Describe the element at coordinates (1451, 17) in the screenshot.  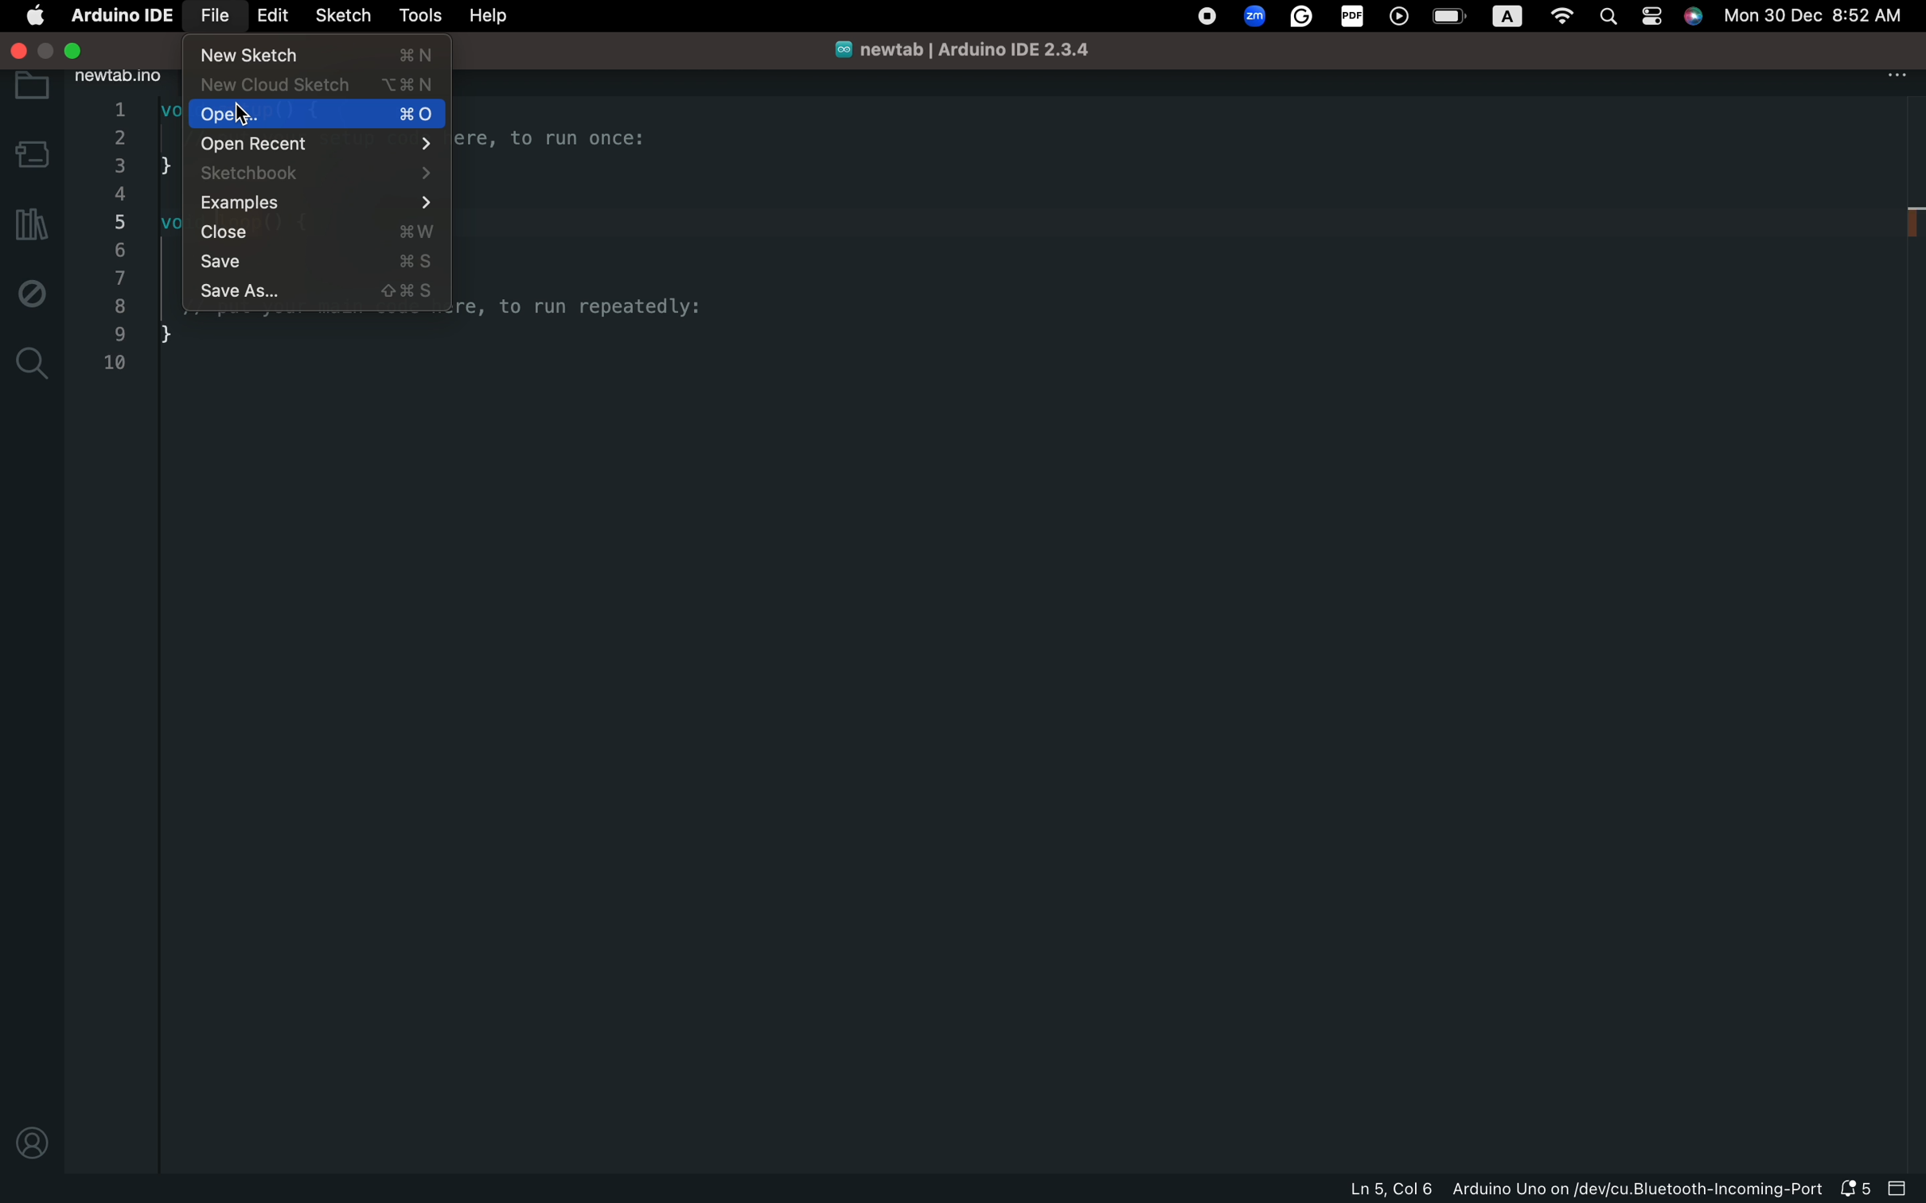
I see `battery` at that location.